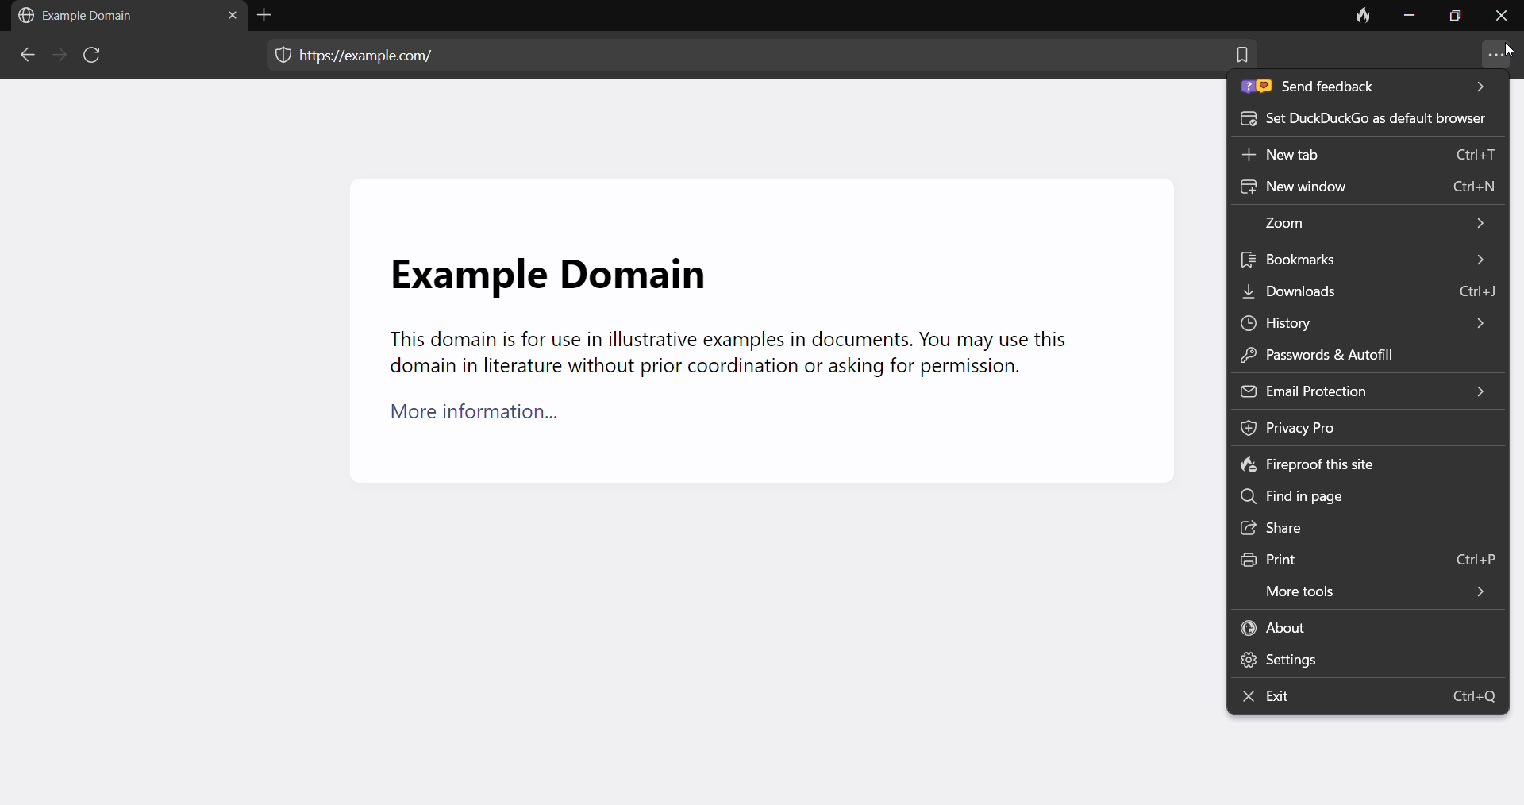 This screenshot has width=1524, height=805. What do you see at coordinates (1241, 61) in the screenshot?
I see `bookmark this tab` at bounding box center [1241, 61].